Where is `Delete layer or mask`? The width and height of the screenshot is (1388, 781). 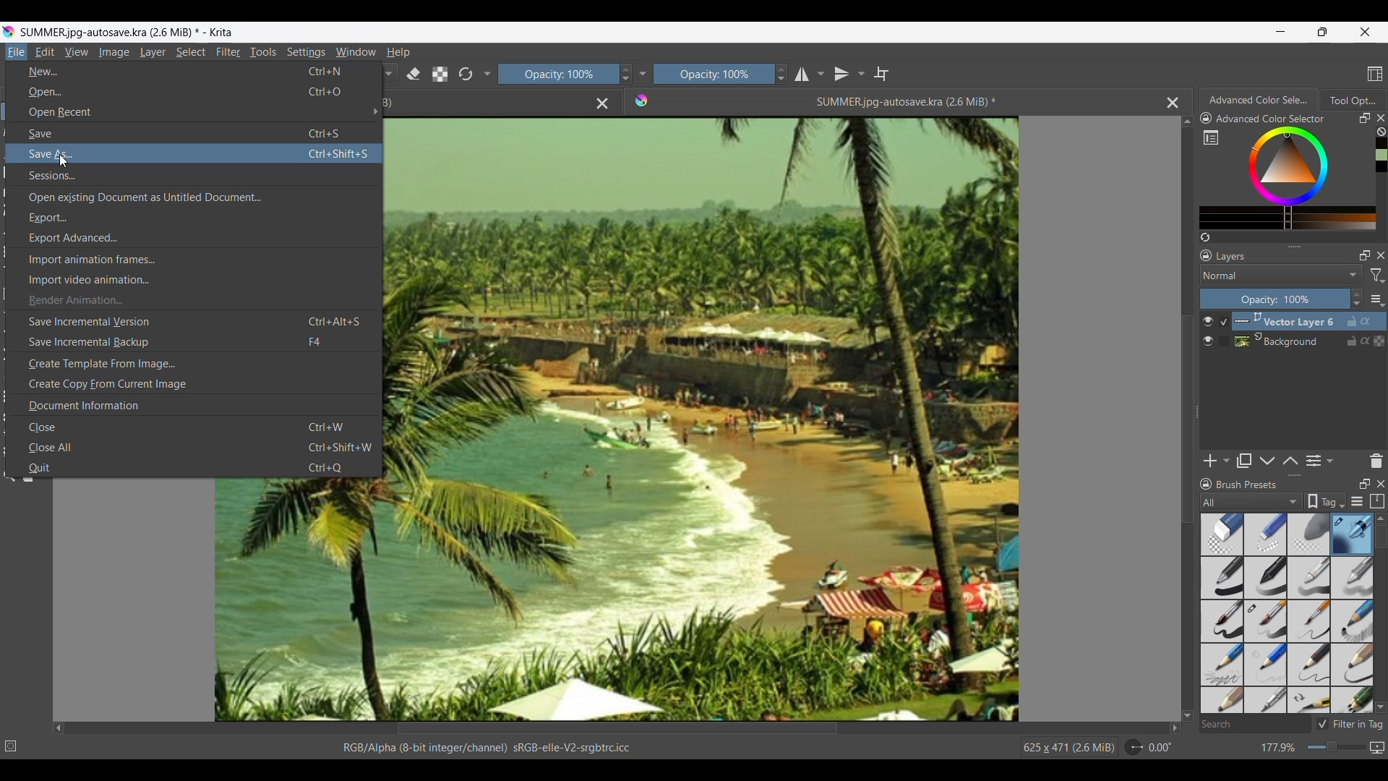 Delete layer or mask is located at coordinates (1376, 461).